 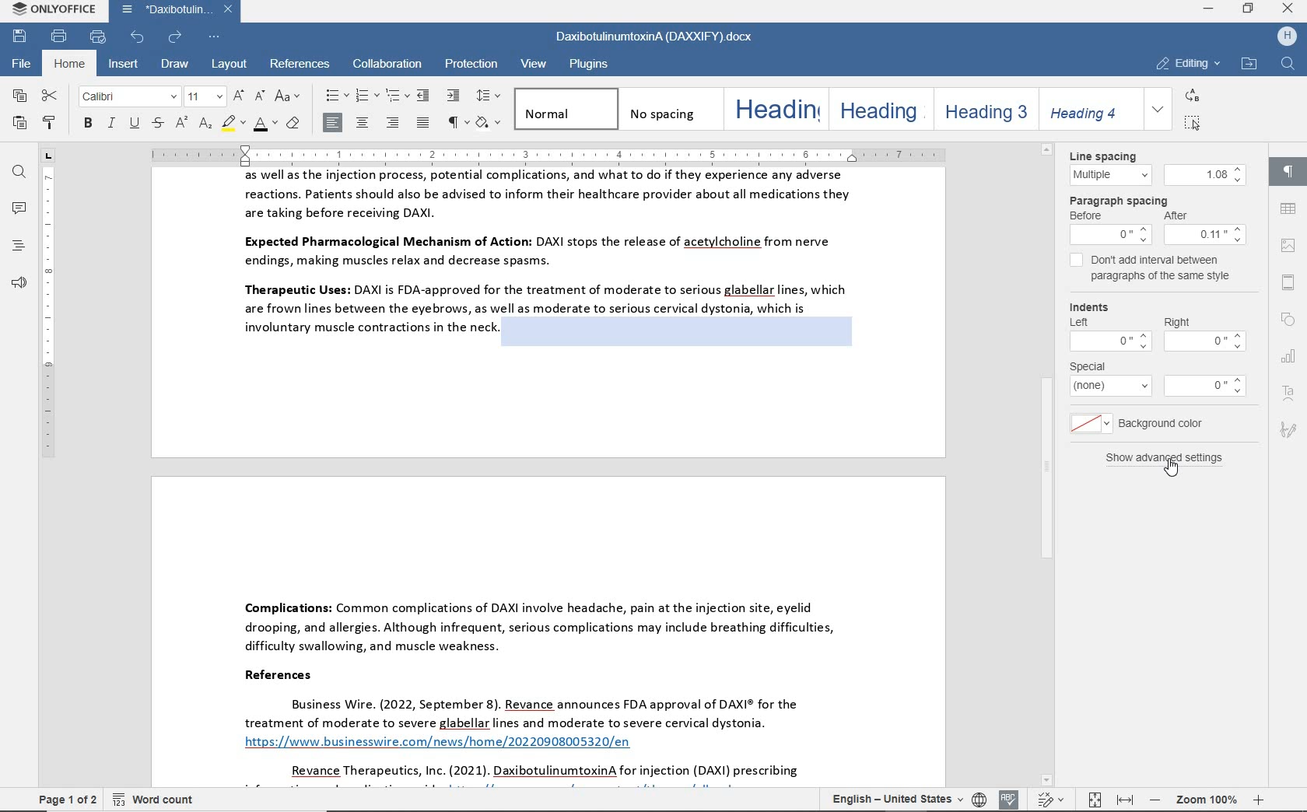 I want to click on paste, so click(x=20, y=124).